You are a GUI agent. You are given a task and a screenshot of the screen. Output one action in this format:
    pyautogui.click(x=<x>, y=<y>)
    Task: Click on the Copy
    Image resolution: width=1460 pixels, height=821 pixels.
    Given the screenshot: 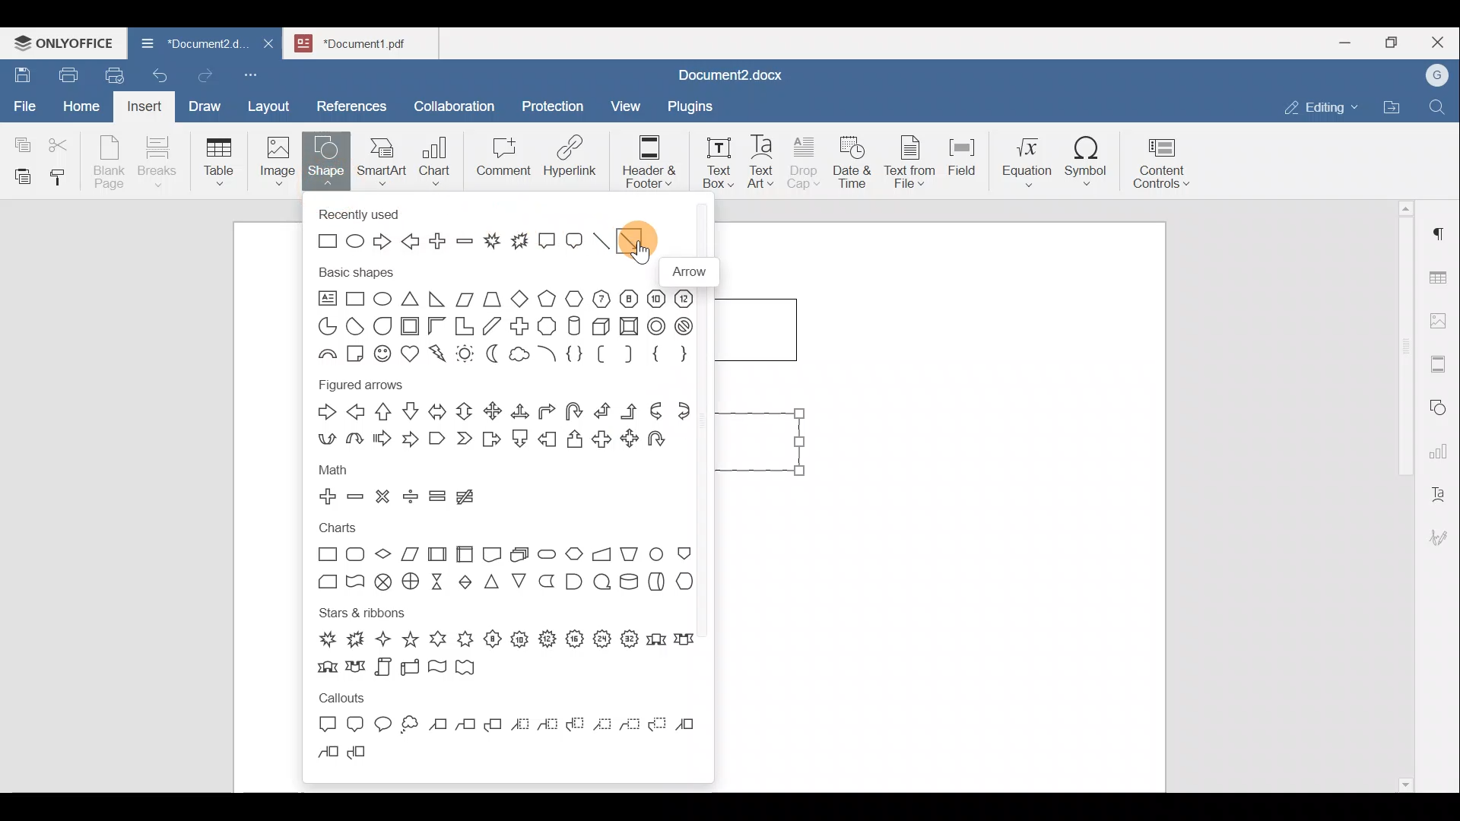 What is the action you would take?
    pyautogui.click(x=20, y=140)
    